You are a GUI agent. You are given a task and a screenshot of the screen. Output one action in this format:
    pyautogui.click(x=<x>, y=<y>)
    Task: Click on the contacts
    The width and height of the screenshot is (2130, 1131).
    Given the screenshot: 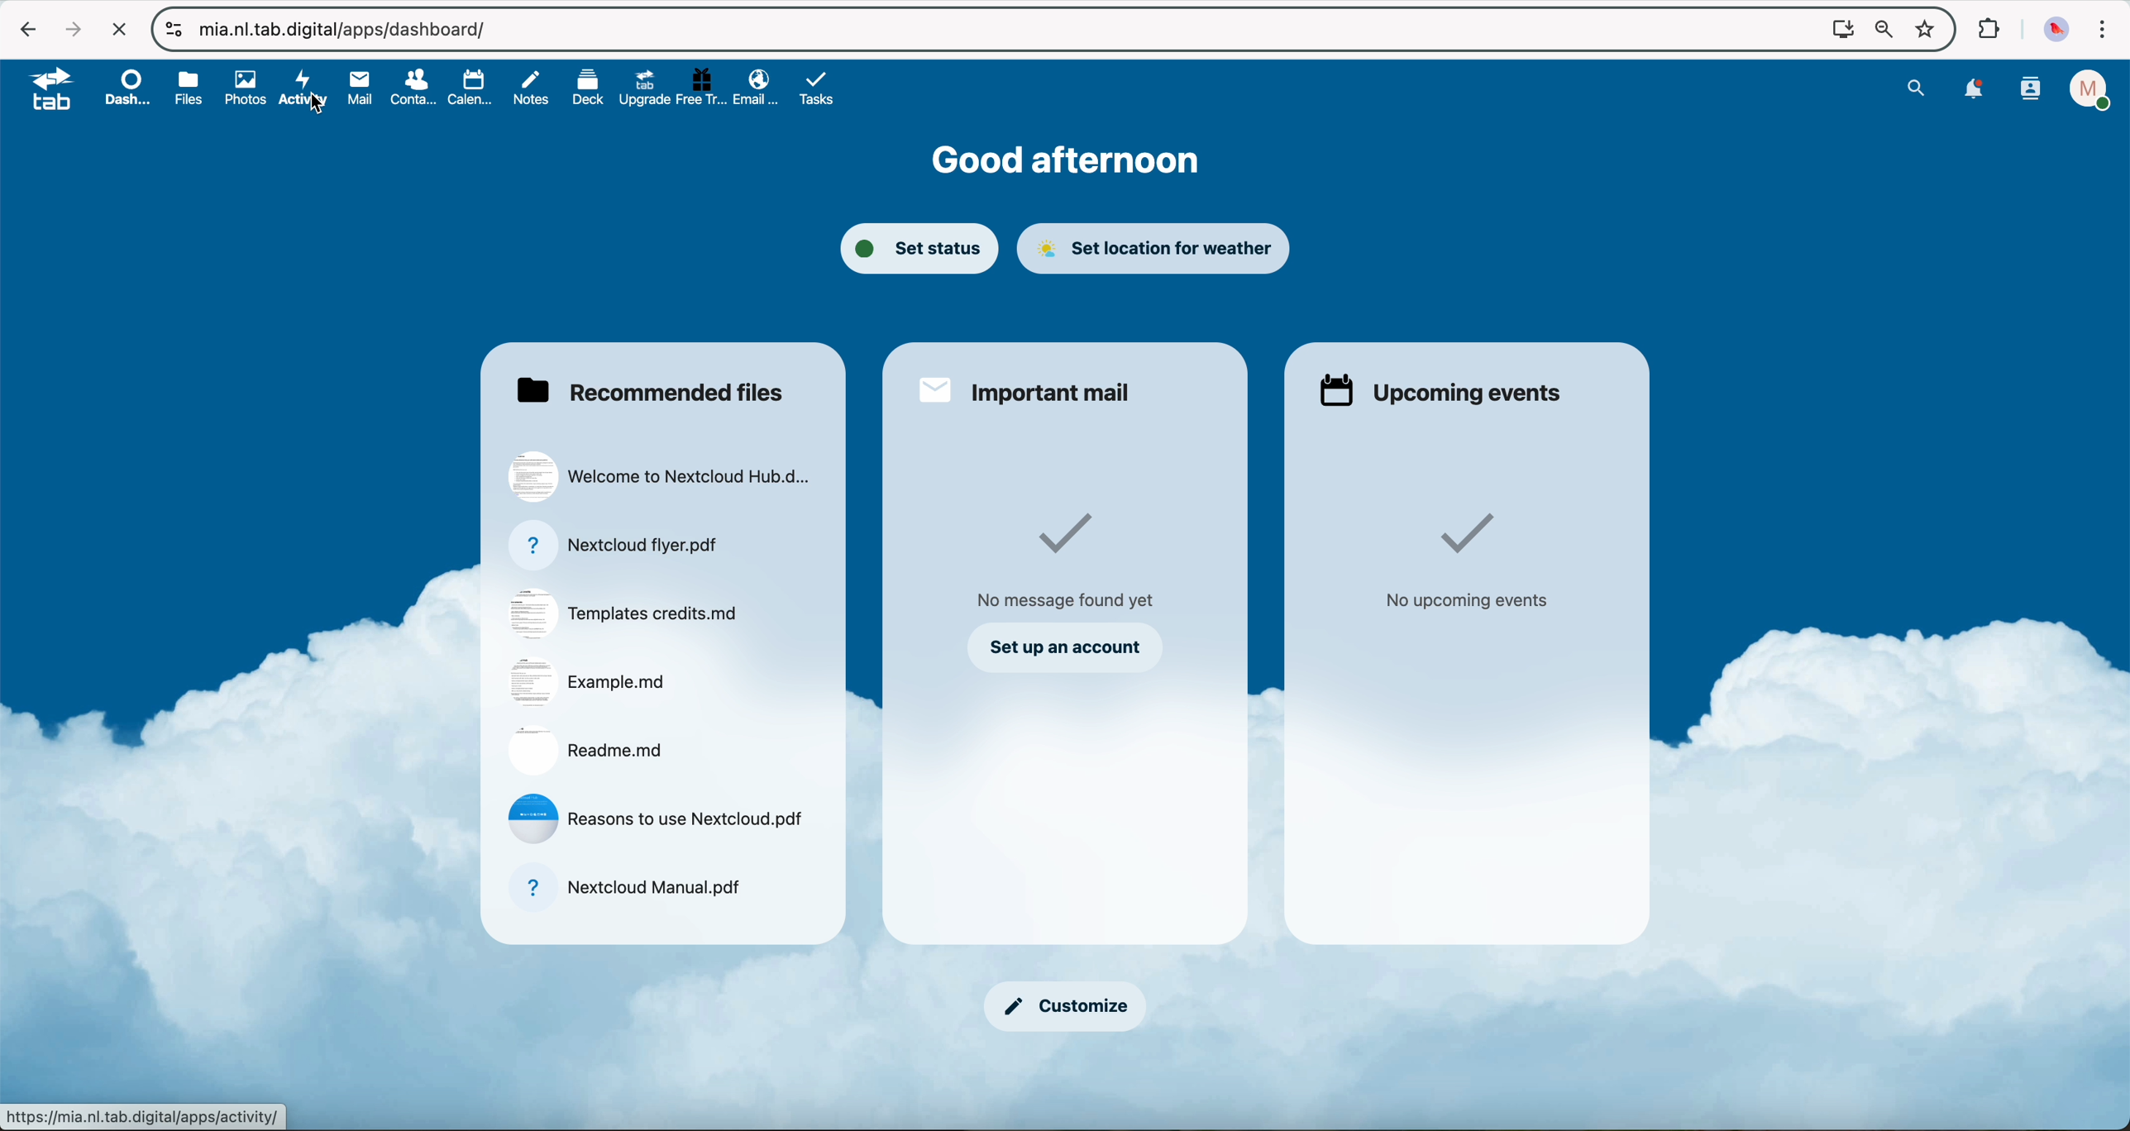 What is the action you would take?
    pyautogui.click(x=2032, y=89)
    